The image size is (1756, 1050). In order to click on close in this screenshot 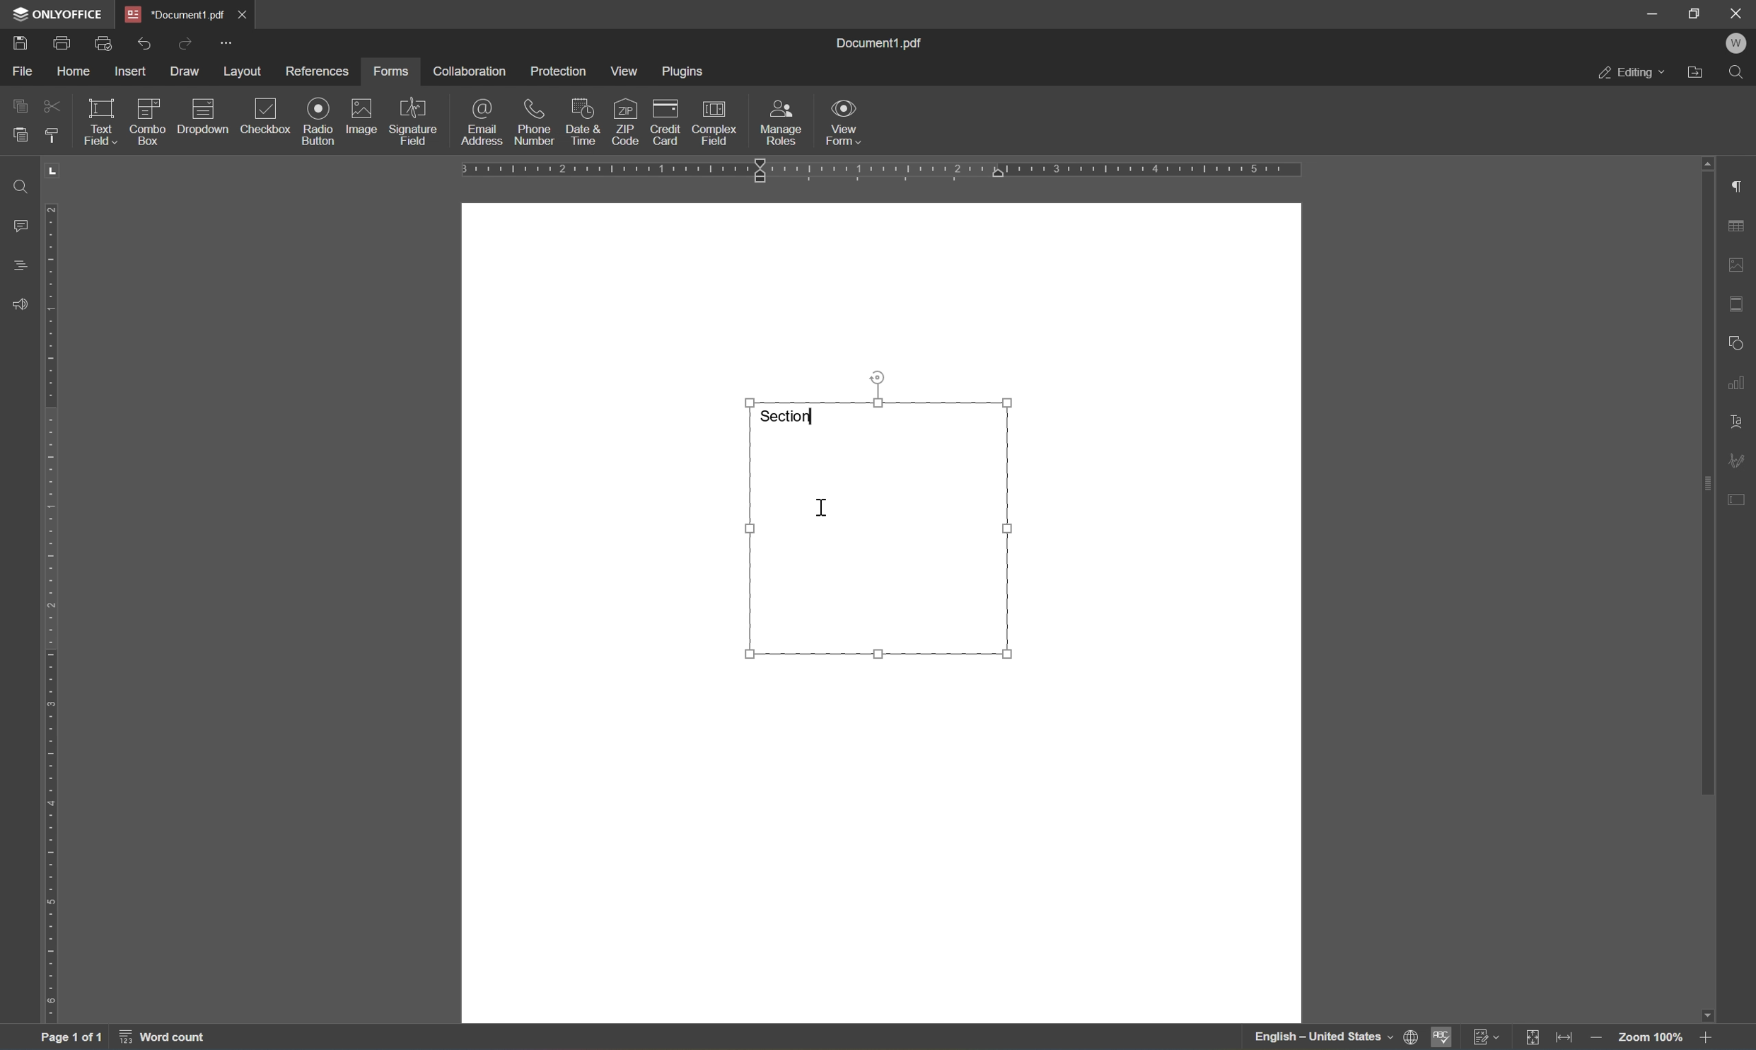, I will do `click(1738, 12)`.